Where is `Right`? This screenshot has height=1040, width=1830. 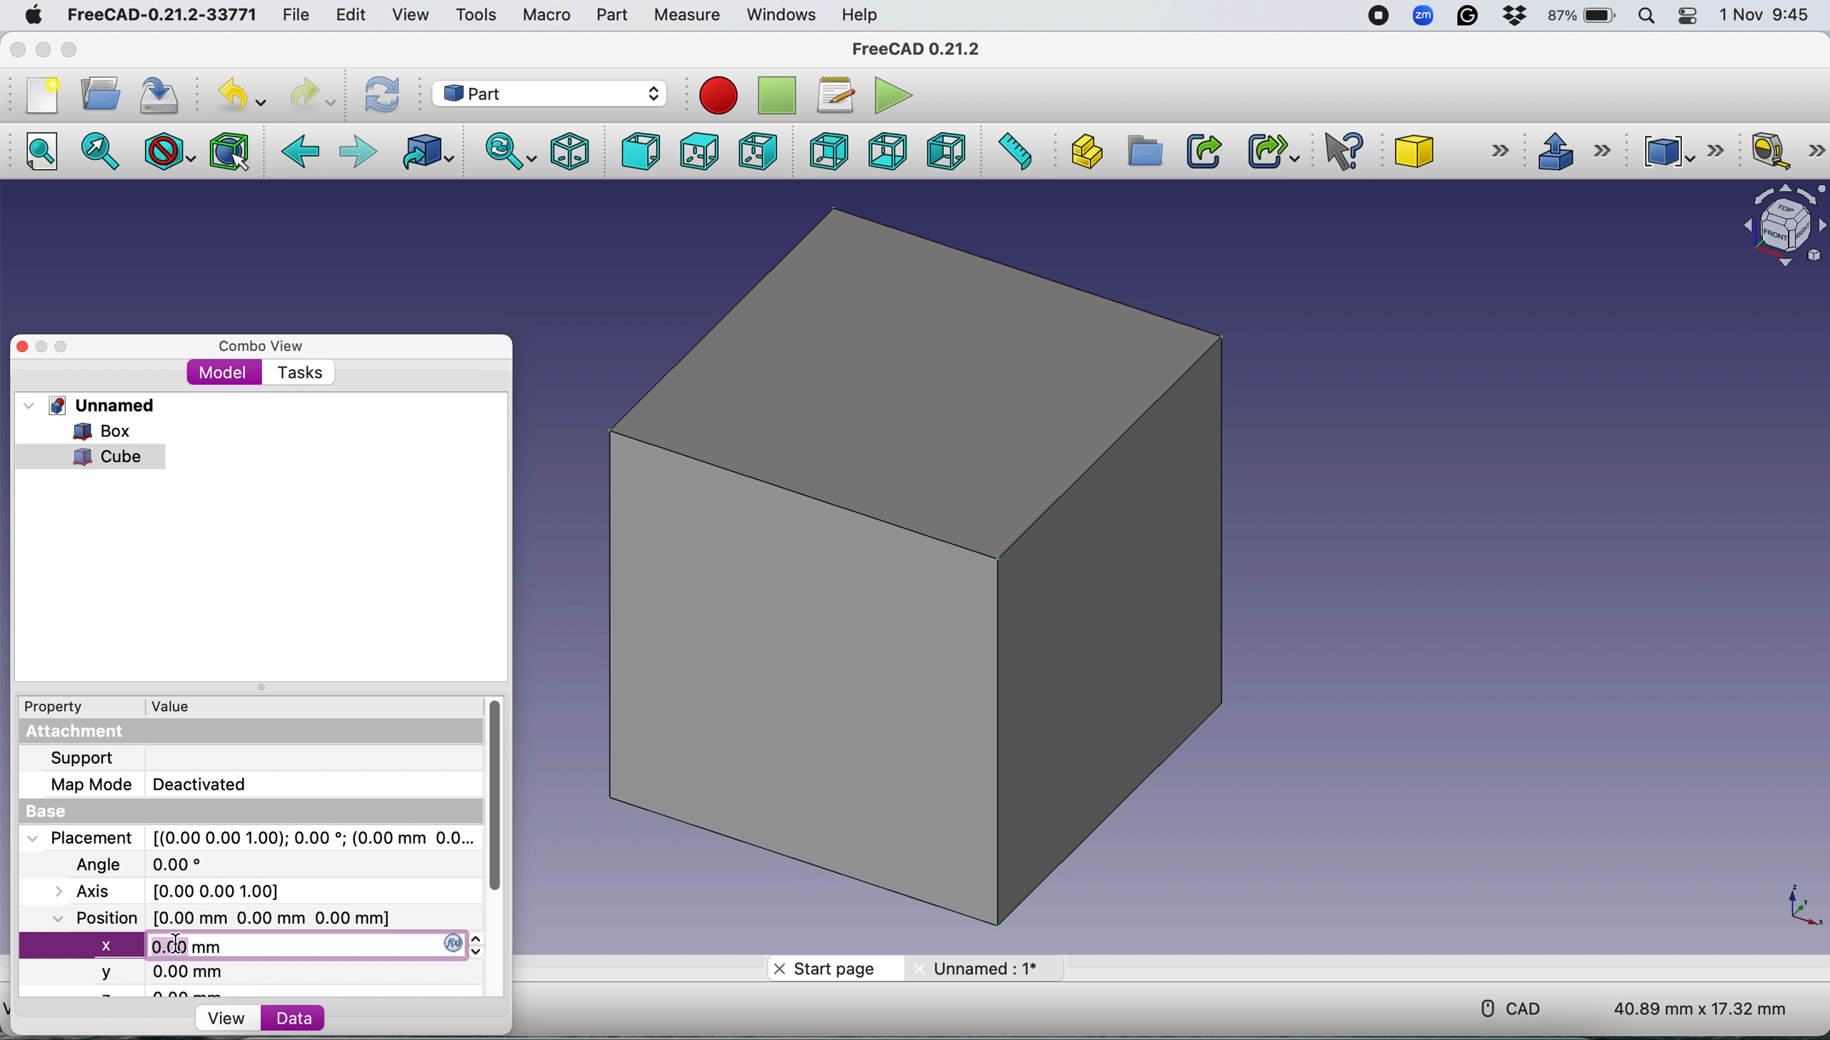
Right is located at coordinates (758, 154).